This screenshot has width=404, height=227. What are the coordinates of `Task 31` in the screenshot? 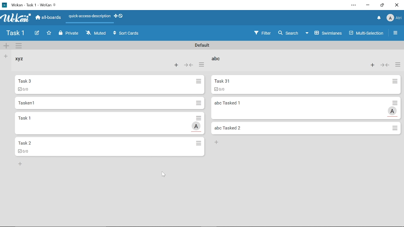 It's located at (306, 84).